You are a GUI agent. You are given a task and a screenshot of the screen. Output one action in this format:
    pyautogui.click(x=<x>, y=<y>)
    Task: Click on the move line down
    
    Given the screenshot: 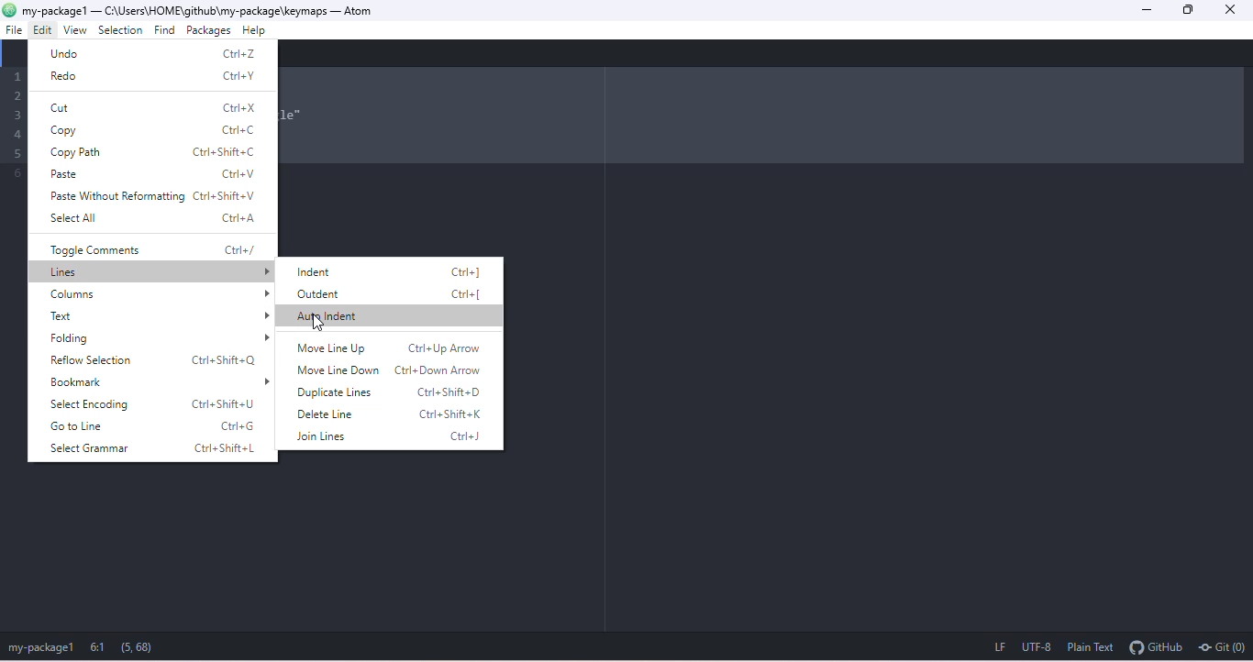 What is the action you would take?
    pyautogui.click(x=394, y=370)
    